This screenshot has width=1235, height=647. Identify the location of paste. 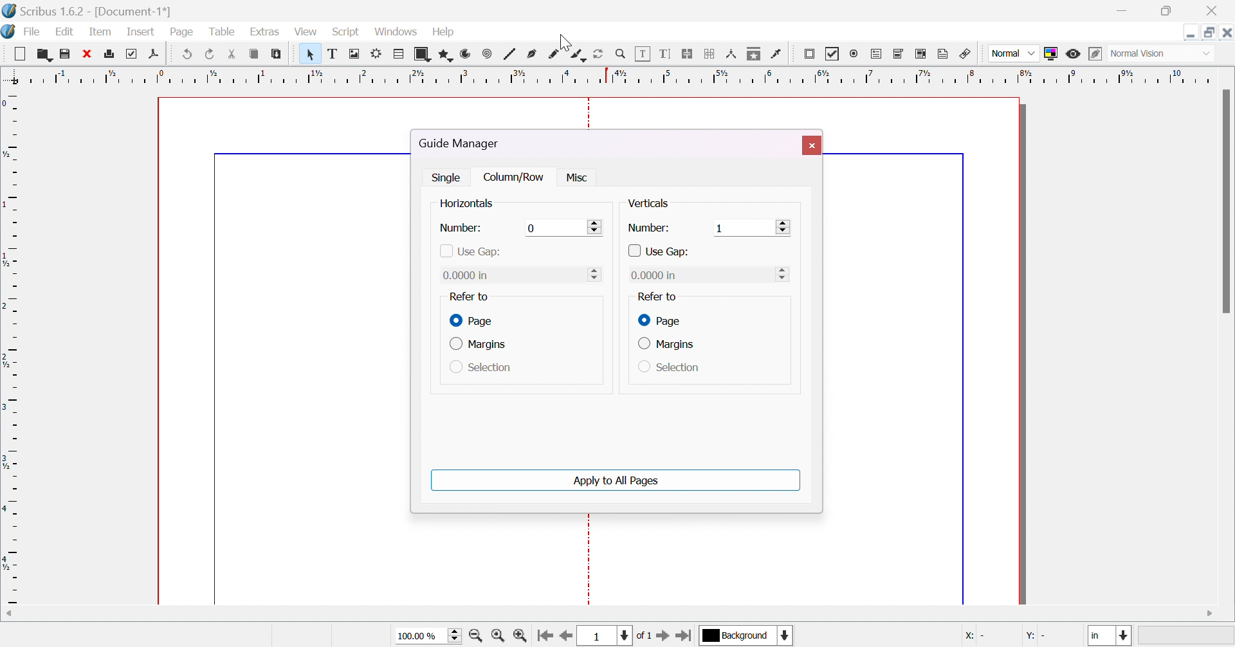
(276, 53).